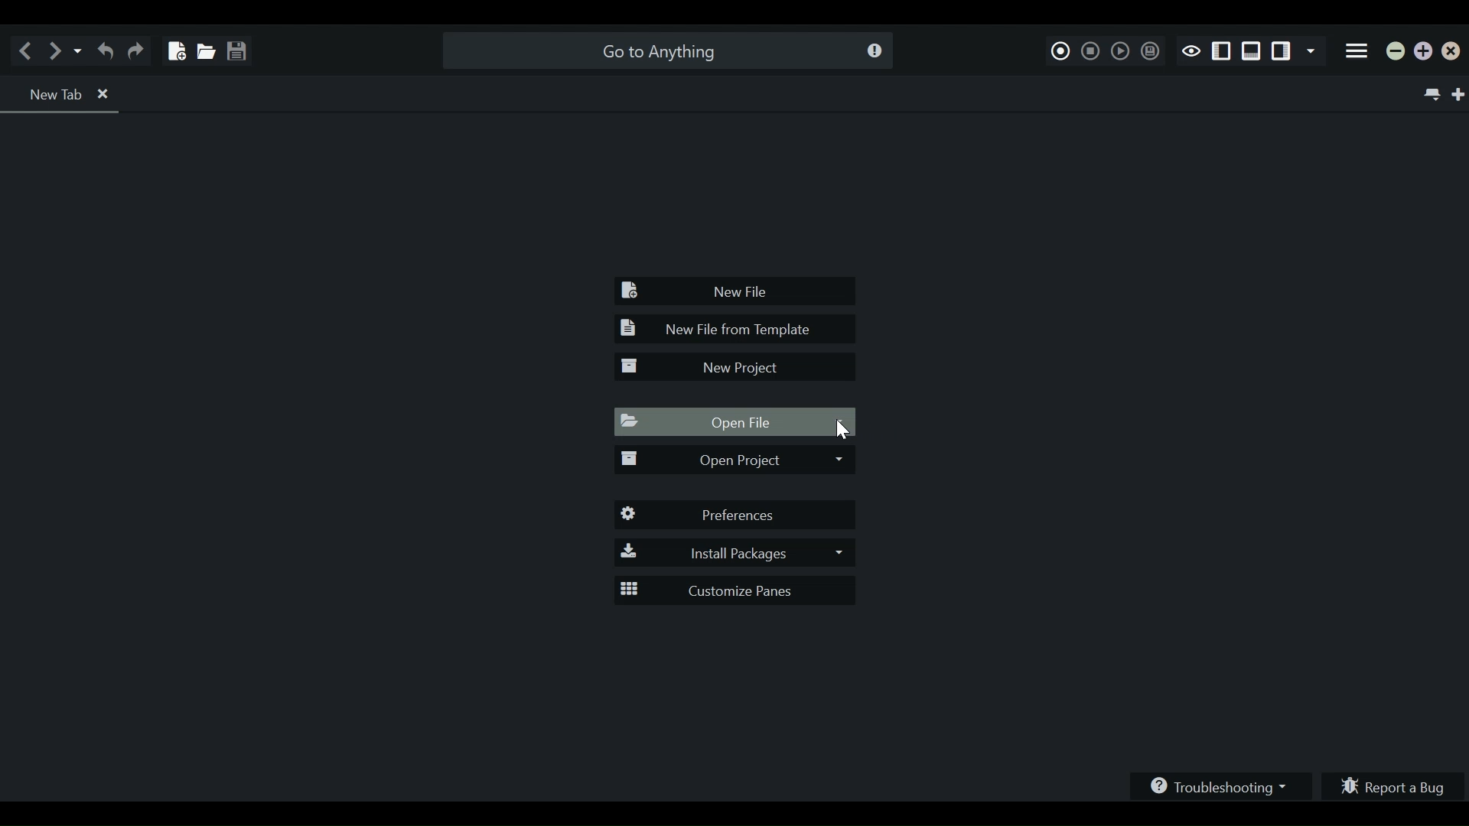  What do you see at coordinates (1454, 54) in the screenshot?
I see `Close` at bounding box center [1454, 54].